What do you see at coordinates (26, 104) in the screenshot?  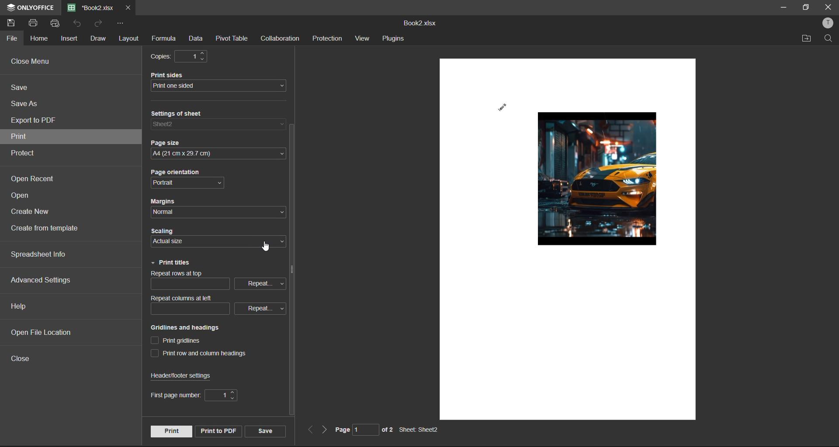 I see `save as` at bounding box center [26, 104].